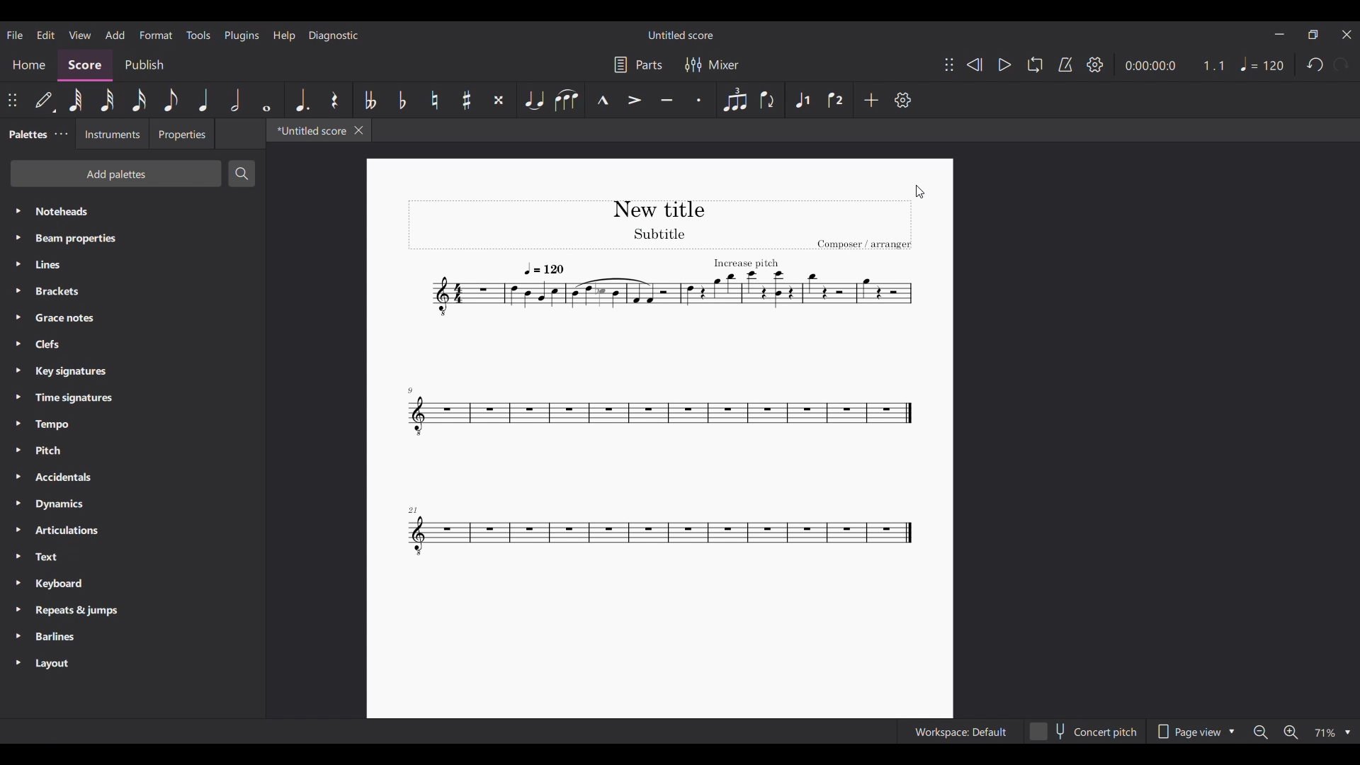  I want to click on Tie, so click(533, 100).